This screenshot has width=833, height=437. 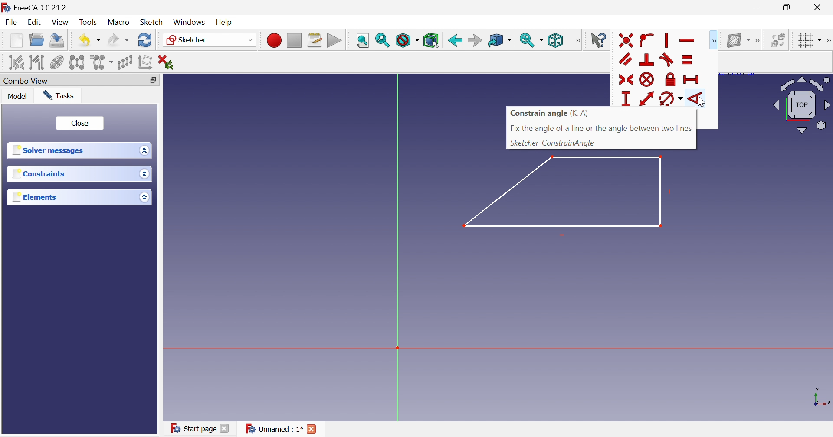 What do you see at coordinates (548, 114) in the screenshot?
I see `Constraint angle (K, A)` at bounding box center [548, 114].